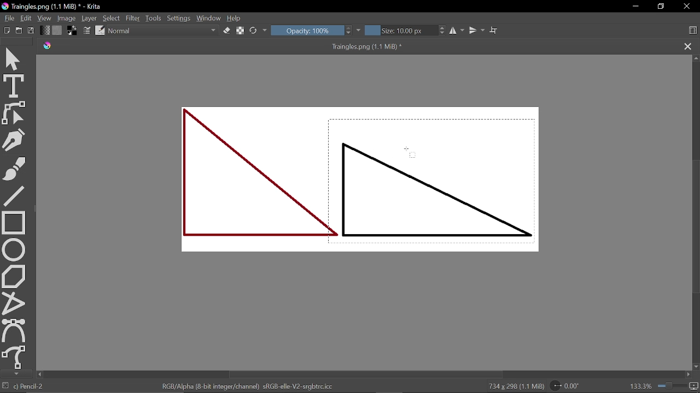  What do you see at coordinates (27, 18) in the screenshot?
I see `Edit` at bounding box center [27, 18].